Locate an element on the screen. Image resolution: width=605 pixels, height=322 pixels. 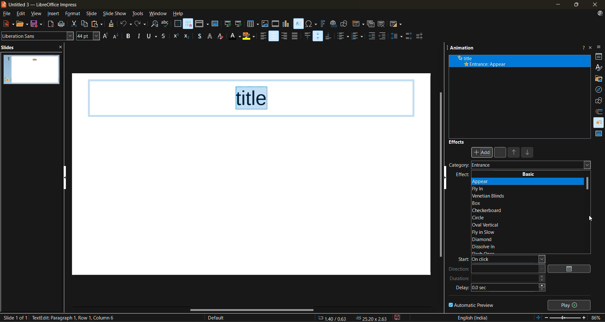
new slide is located at coordinates (358, 25).